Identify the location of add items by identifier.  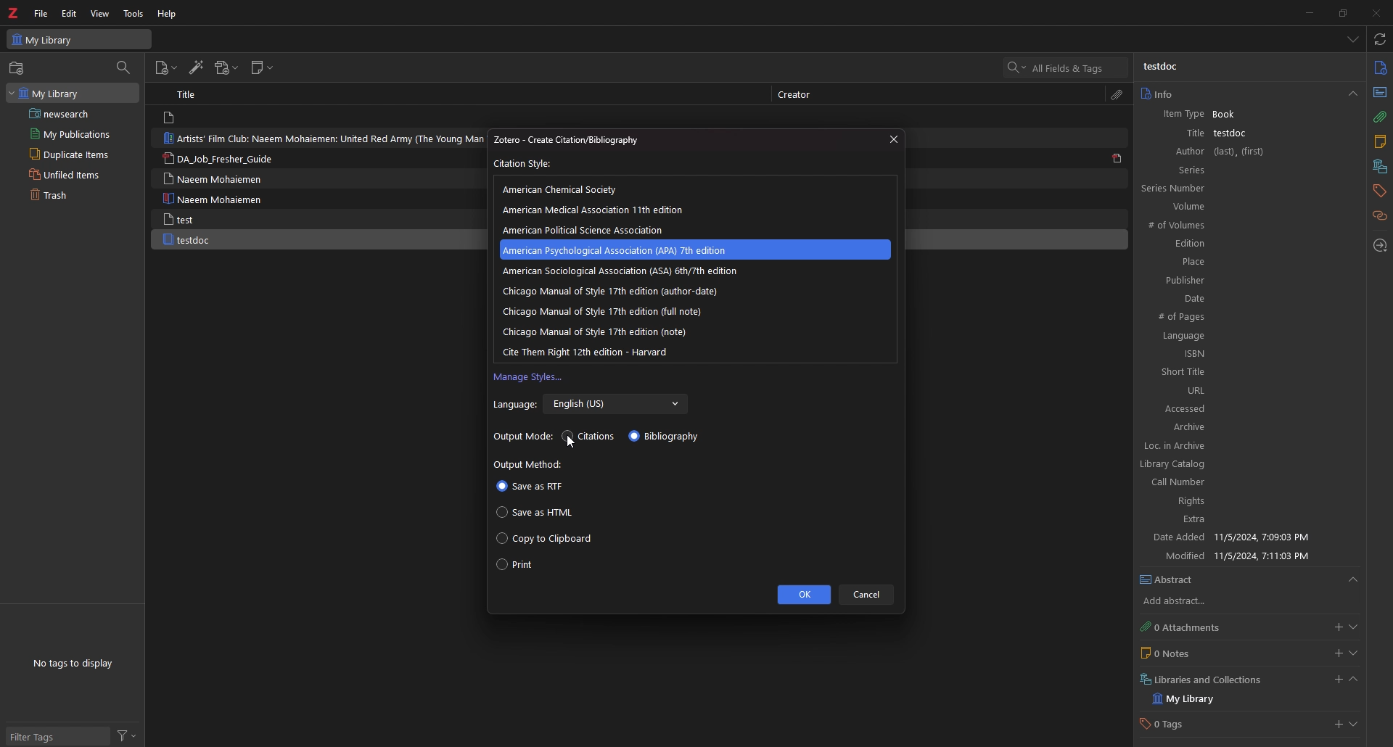
(195, 68).